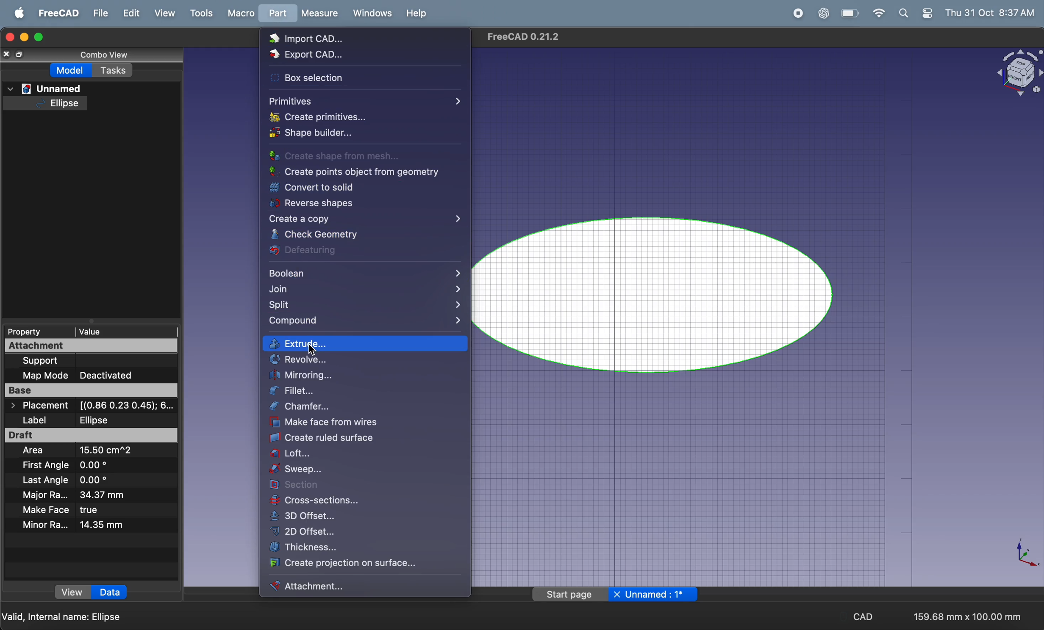  Describe the element at coordinates (359, 407) in the screenshot. I see `chamfer` at that location.